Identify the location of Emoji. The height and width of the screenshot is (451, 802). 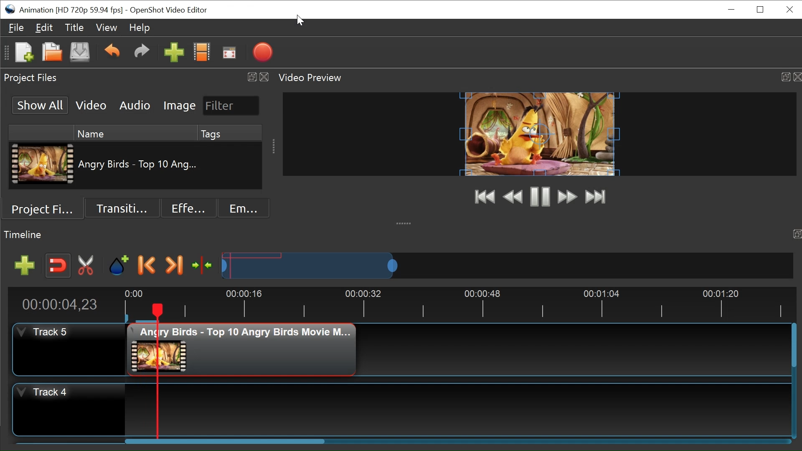
(244, 208).